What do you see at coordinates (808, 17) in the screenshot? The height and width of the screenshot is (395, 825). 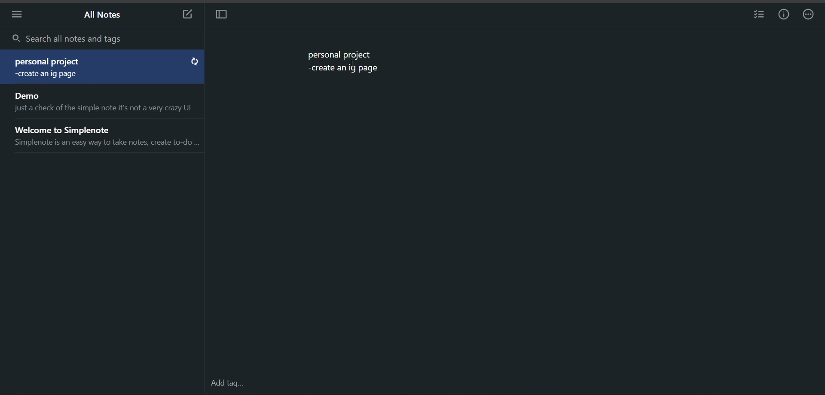 I see `actions` at bounding box center [808, 17].